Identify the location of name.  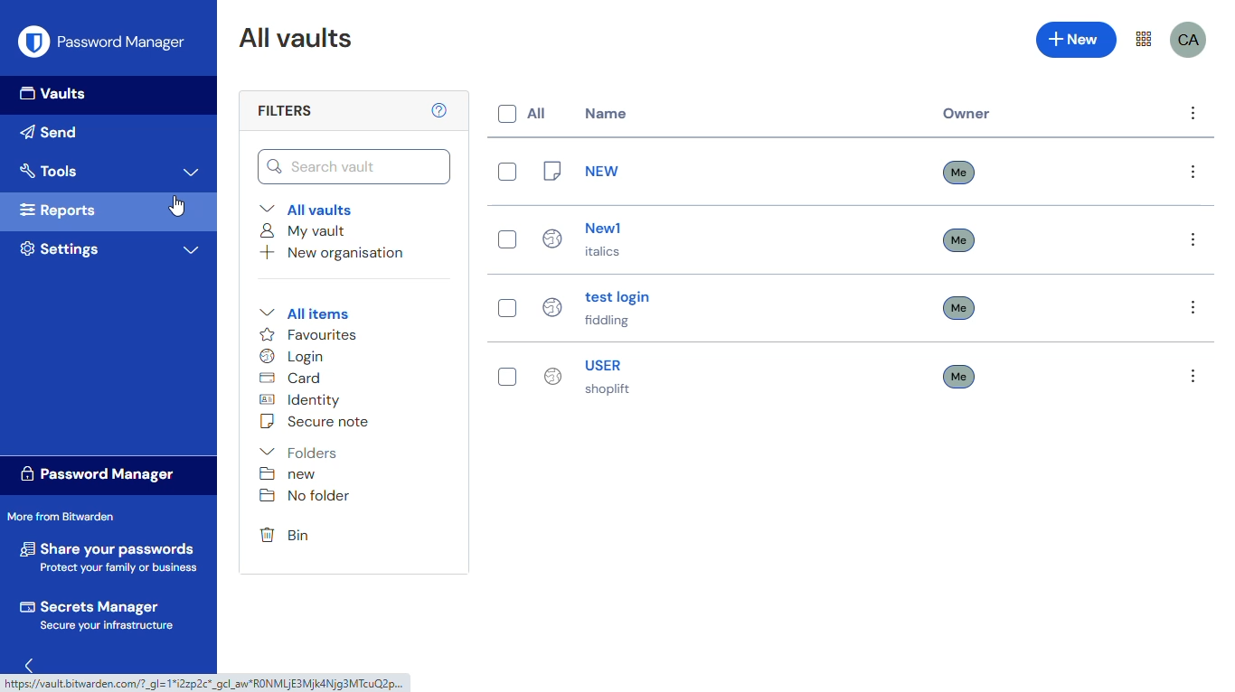
(605, 113).